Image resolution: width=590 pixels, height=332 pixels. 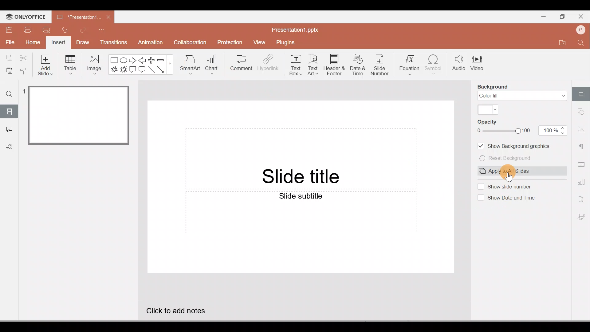 What do you see at coordinates (581, 44) in the screenshot?
I see `Find` at bounding box center [581, 44].